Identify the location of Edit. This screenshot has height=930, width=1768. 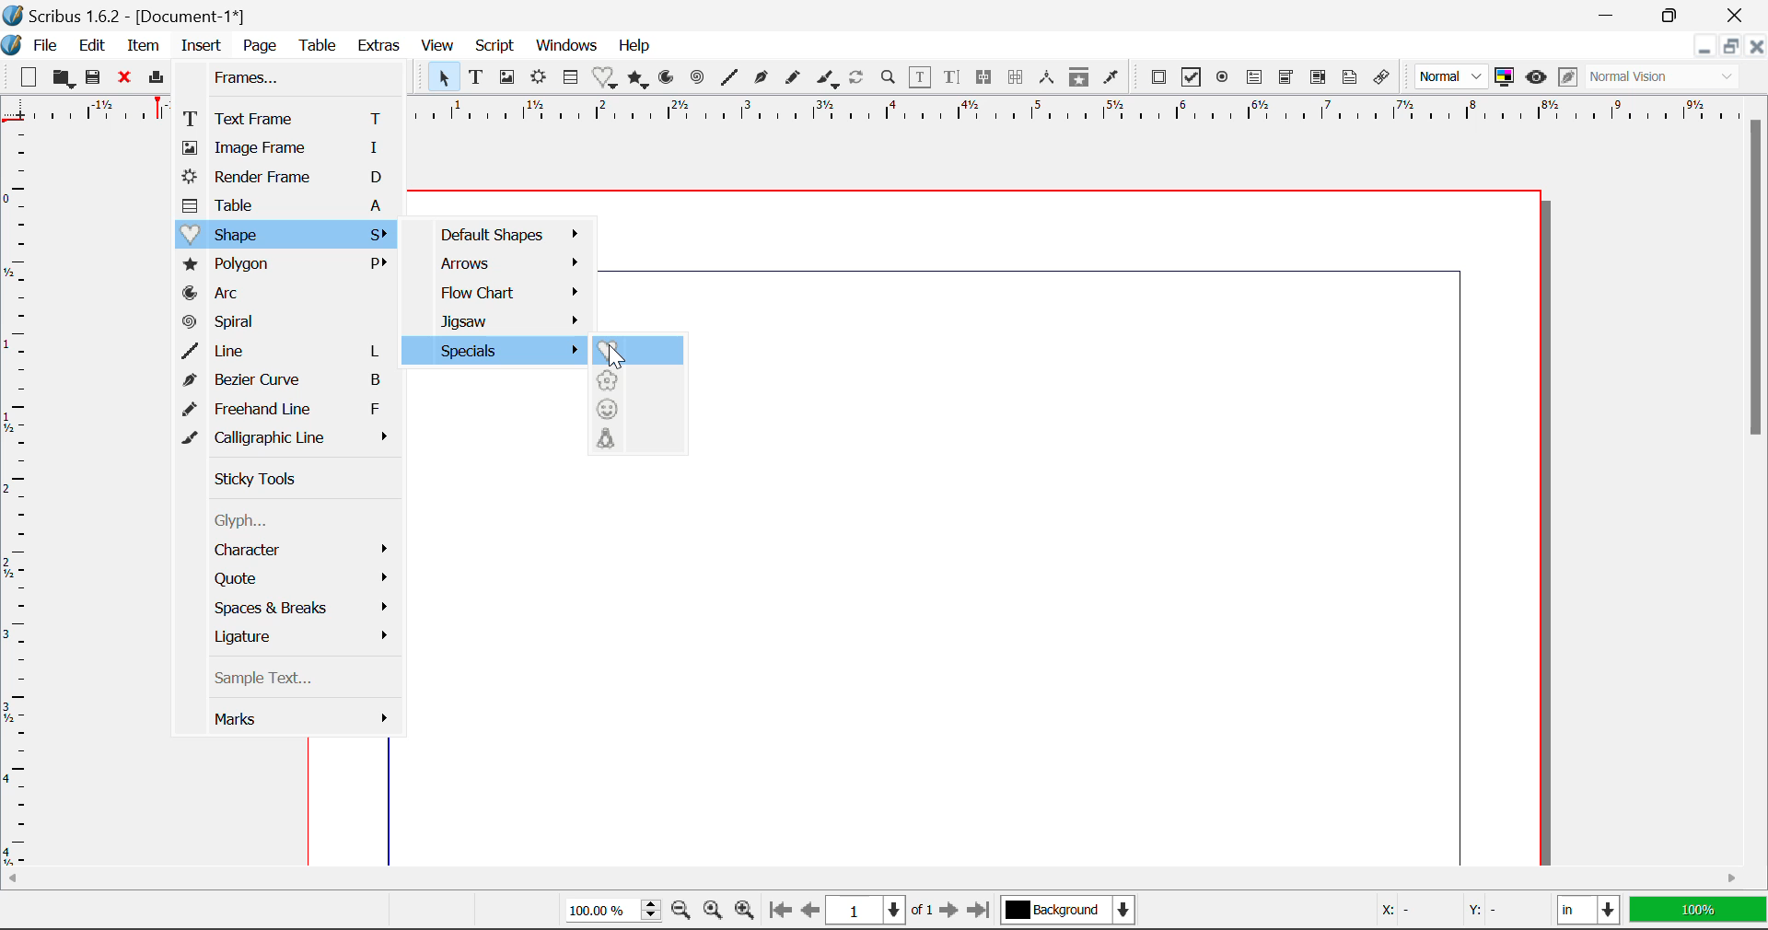
(92, 46).